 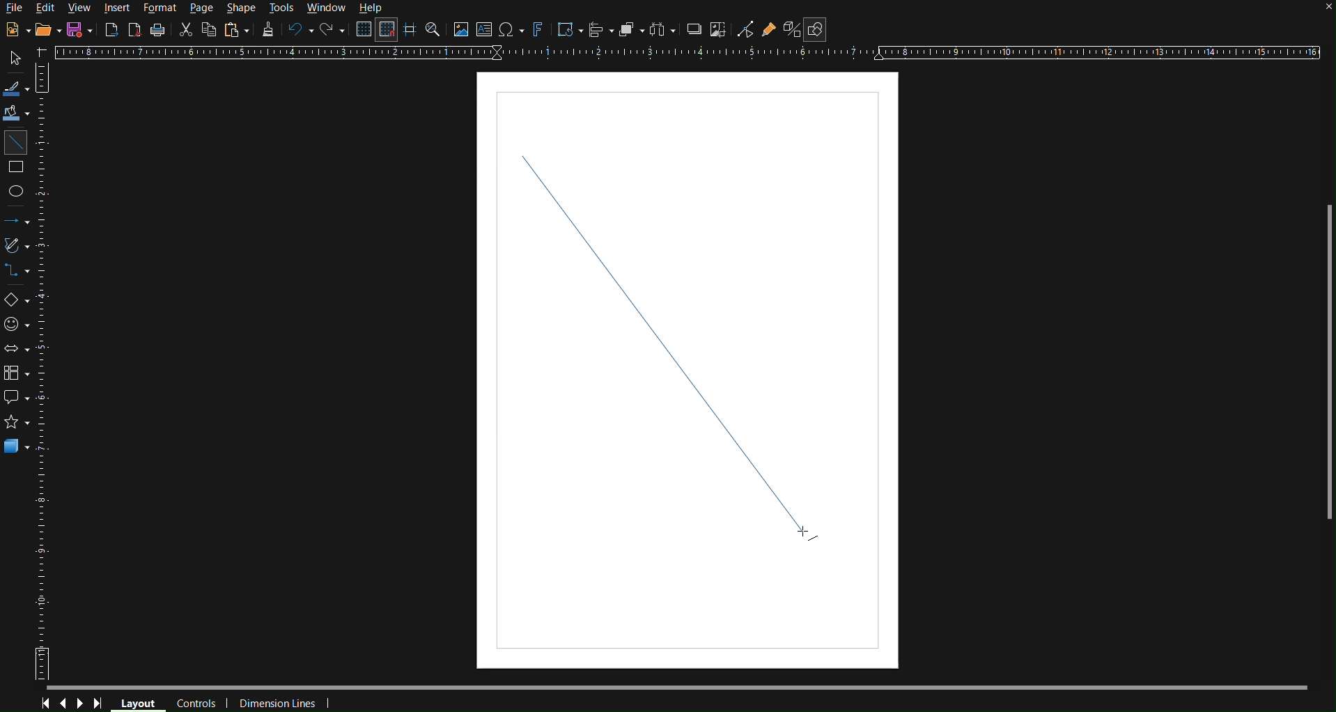 I want to click on Arrange, so click(x=633, y=29).